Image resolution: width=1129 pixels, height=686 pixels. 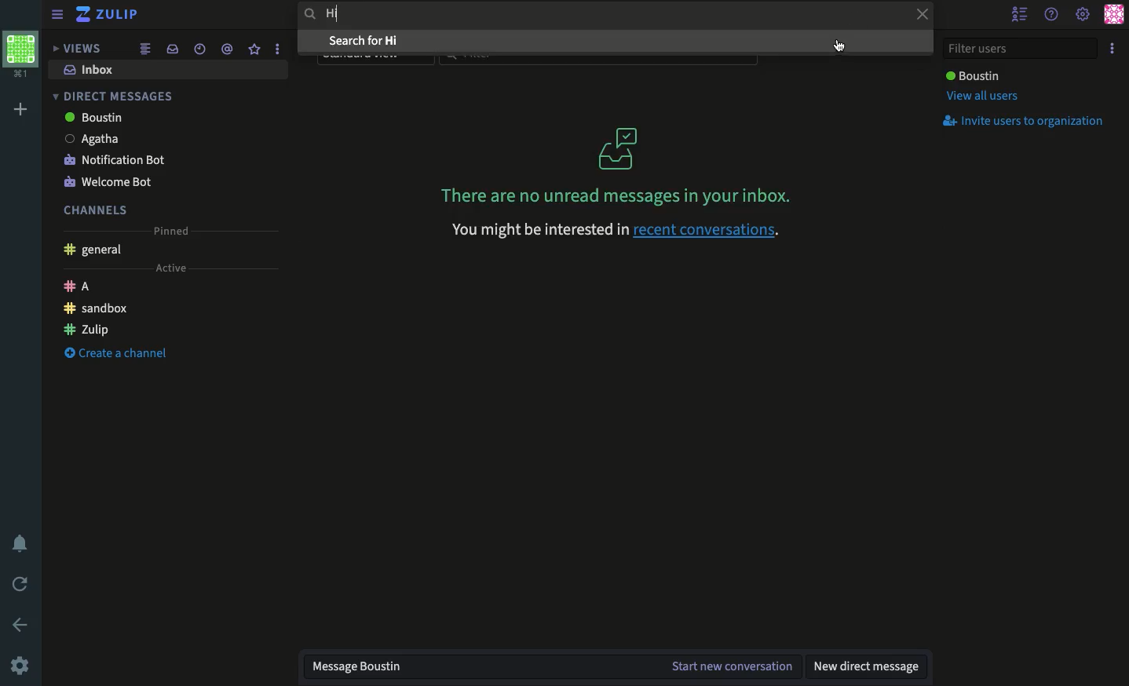 I want to click on Pinned, so click(x=171, y=231).